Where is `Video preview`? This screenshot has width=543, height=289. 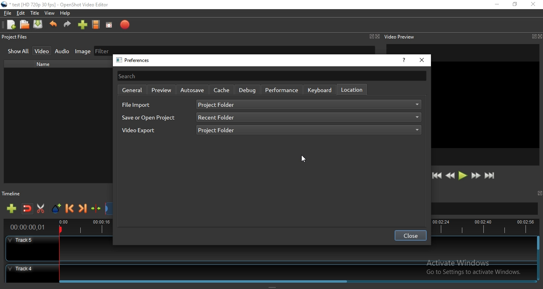
Video preview is located at coordinates (399, 37).